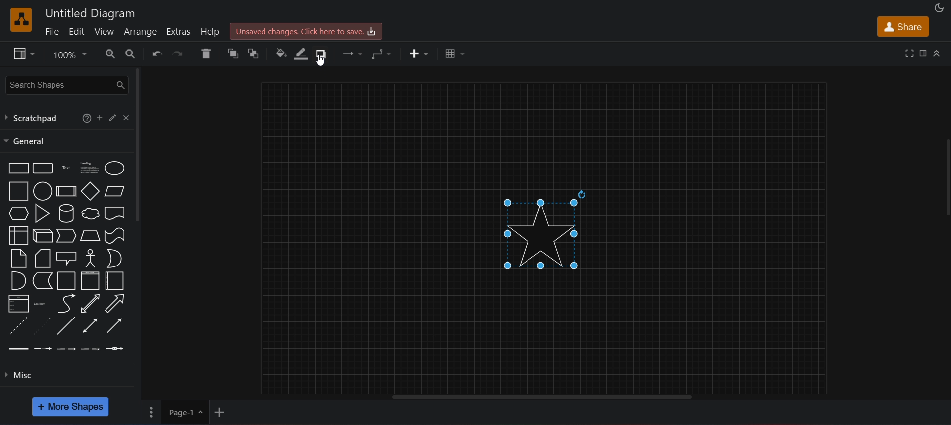 The width and height of the screenshot is (951, 425). I want to click on zoom, so click(69, 54).